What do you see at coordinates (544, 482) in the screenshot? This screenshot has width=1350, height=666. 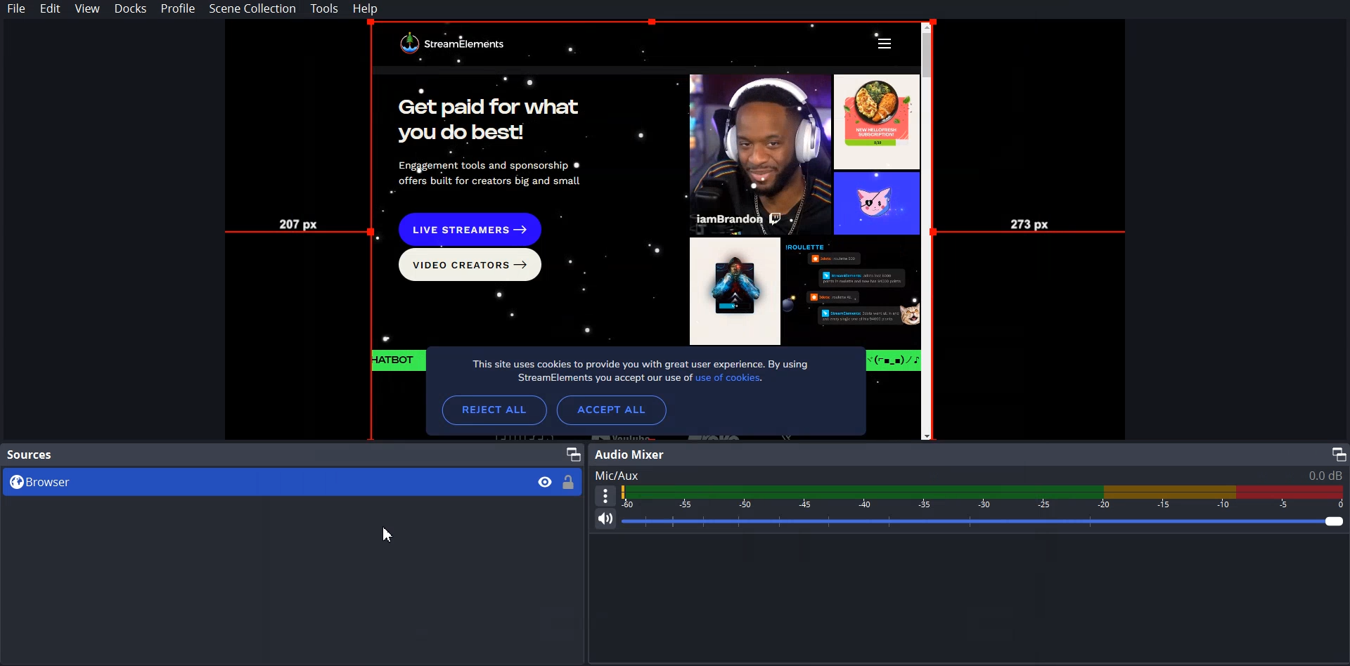 I see `Eye` at bounding box center [544, 482].